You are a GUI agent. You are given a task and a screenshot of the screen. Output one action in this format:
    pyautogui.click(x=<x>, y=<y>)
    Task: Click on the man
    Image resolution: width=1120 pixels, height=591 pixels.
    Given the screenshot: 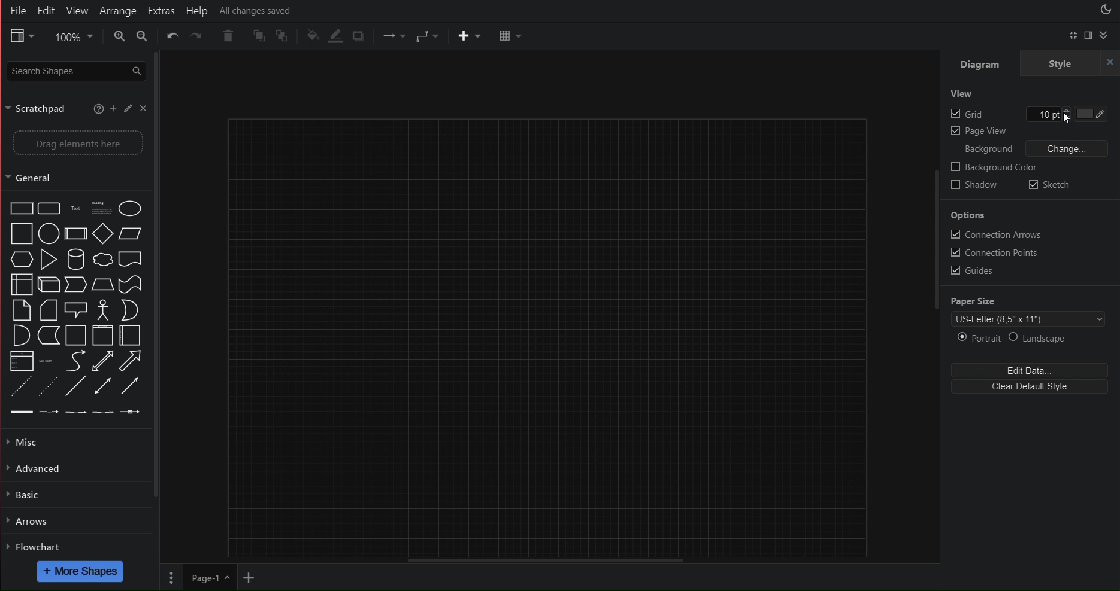 What is the action you would take?
    pyautogui.click(x=102, y=306)
    